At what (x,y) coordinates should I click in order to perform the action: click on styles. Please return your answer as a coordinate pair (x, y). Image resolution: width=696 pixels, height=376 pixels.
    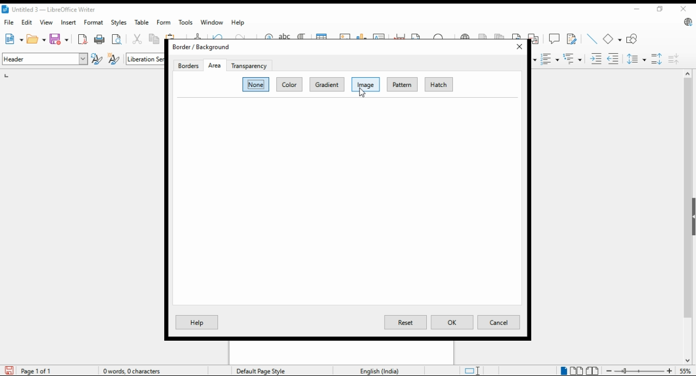
    Looking at the image, I should click on (118, 23).